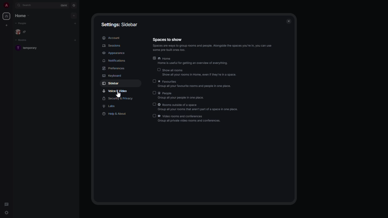 The image size is (388, 218). I want to click on show all rooms, so click(201, 73).